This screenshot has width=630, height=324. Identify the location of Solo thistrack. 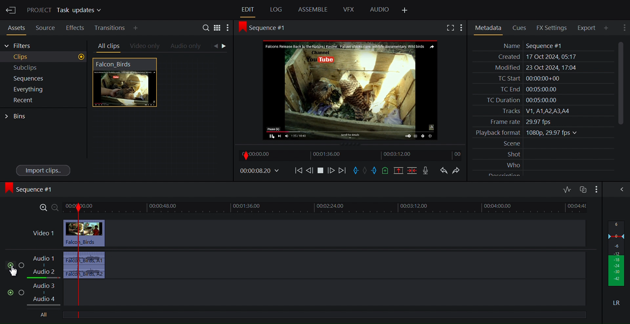
(23, 266).